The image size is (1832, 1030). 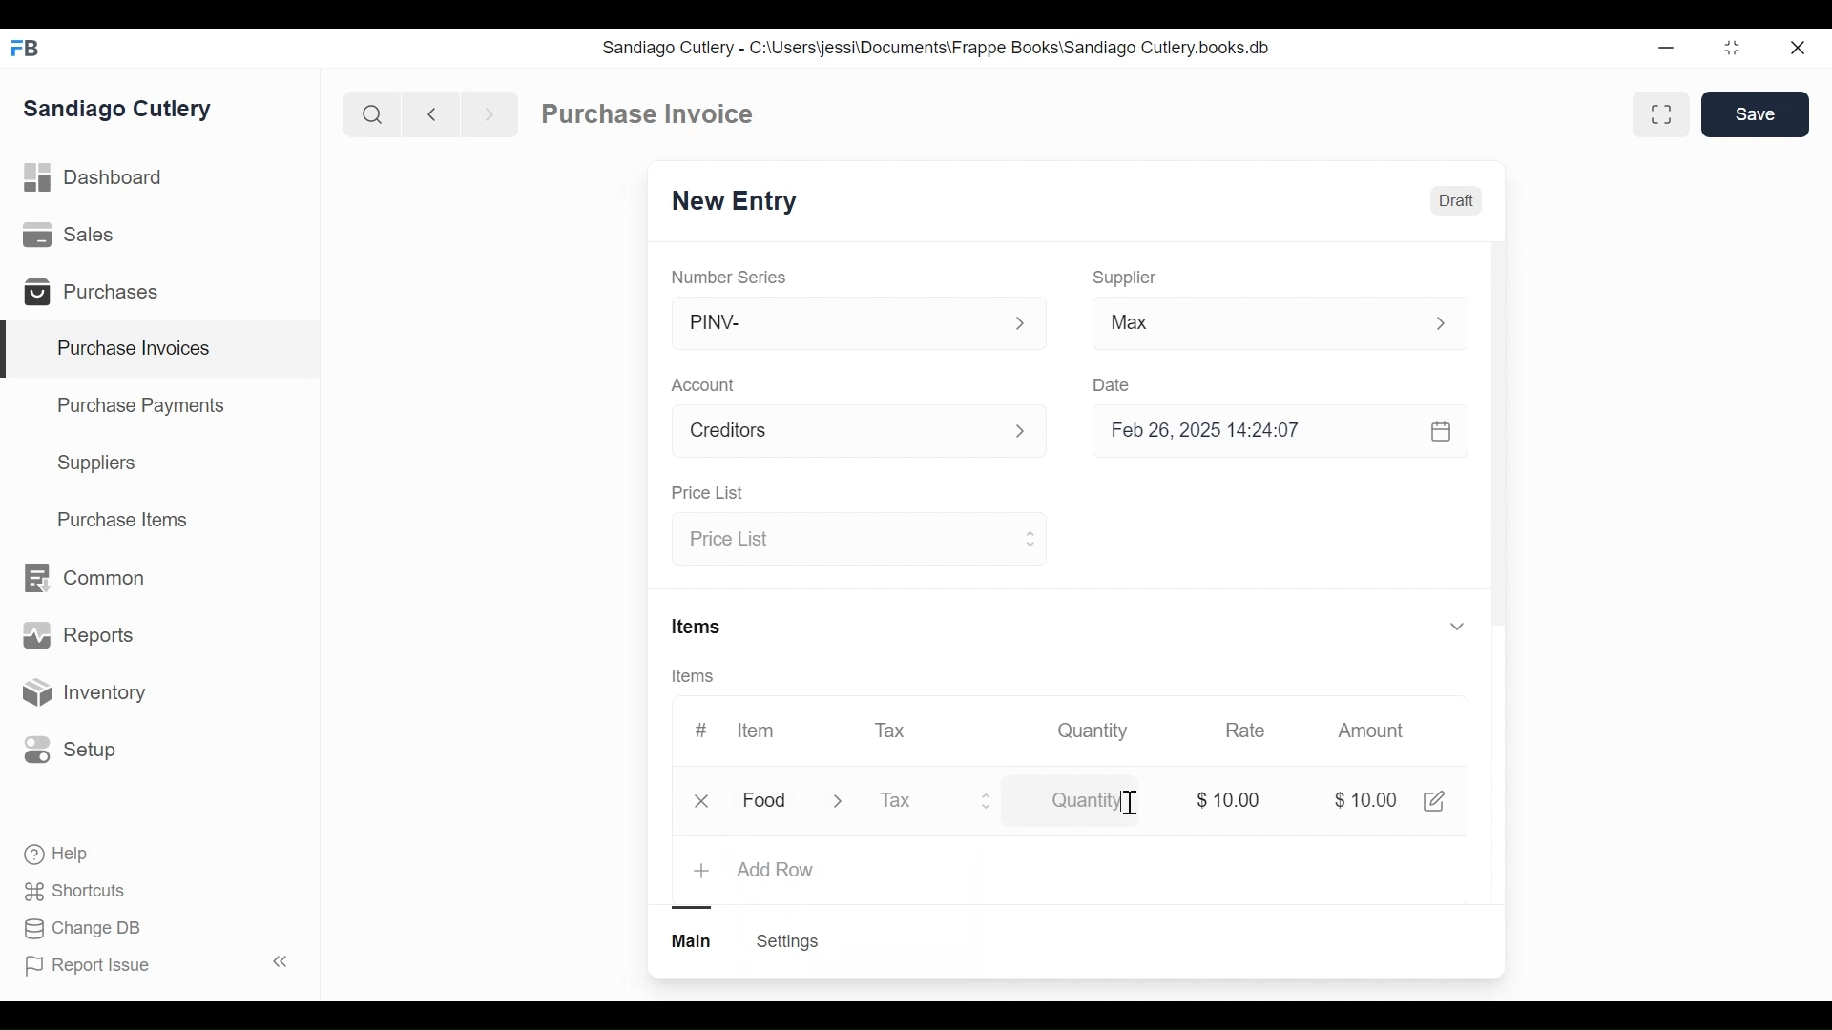 I want to click on close, so click(x=1796, y=49).